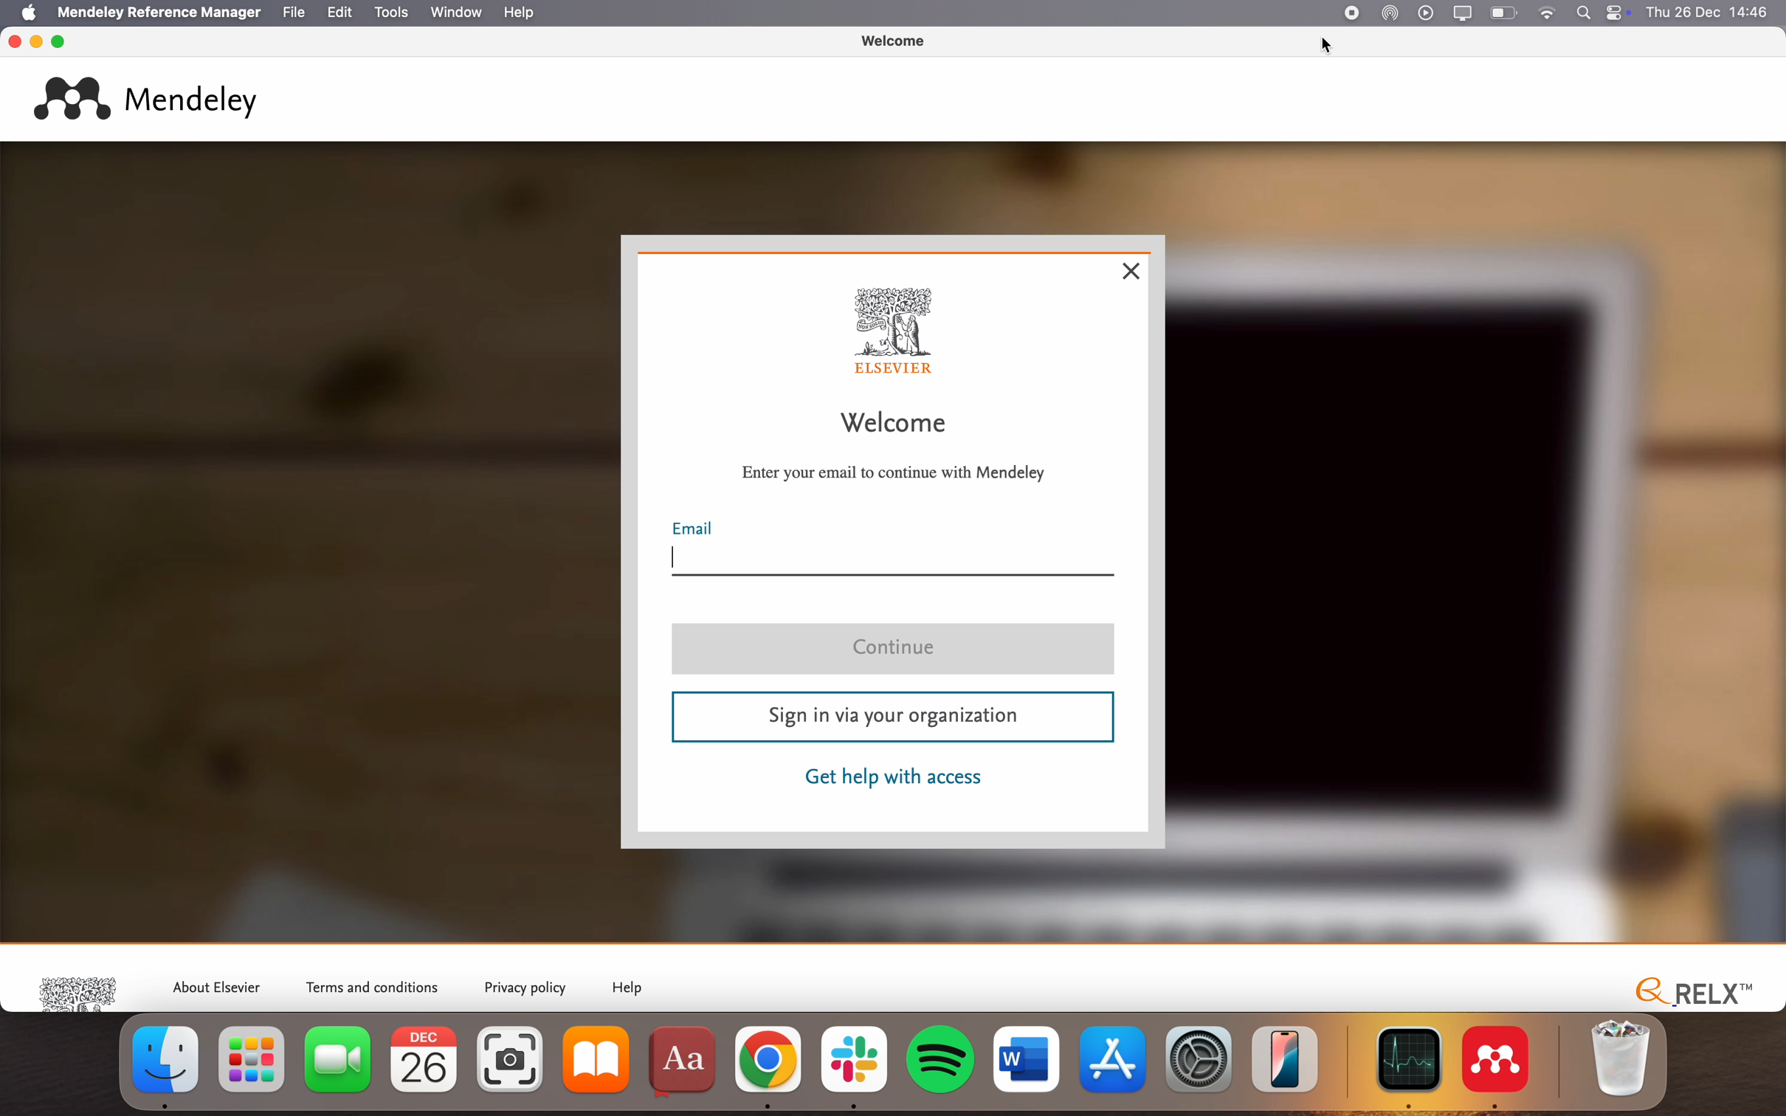 The height and width of the screenshot is (1116, 1786). I want to click on sign in via your organization, so click(892, 719).